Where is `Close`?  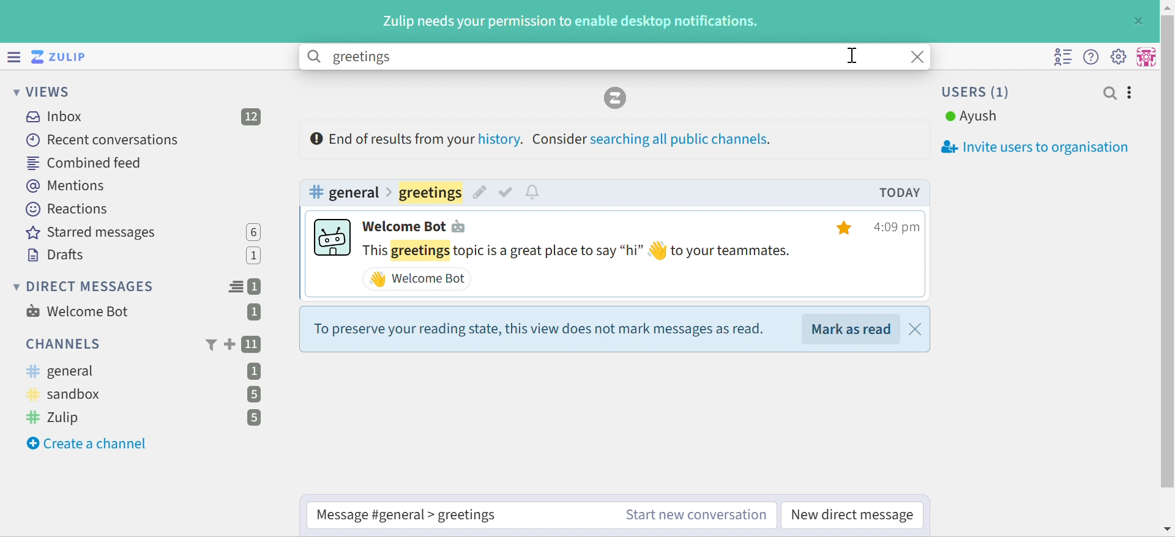
Close is located at coordinates (915, 330).